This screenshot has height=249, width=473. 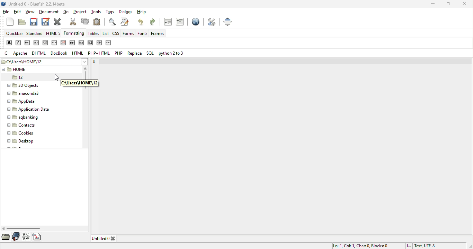 What do you see at coordinates (24, 70) in the screenshot?
I see `home` at bounding box center [24, 70].